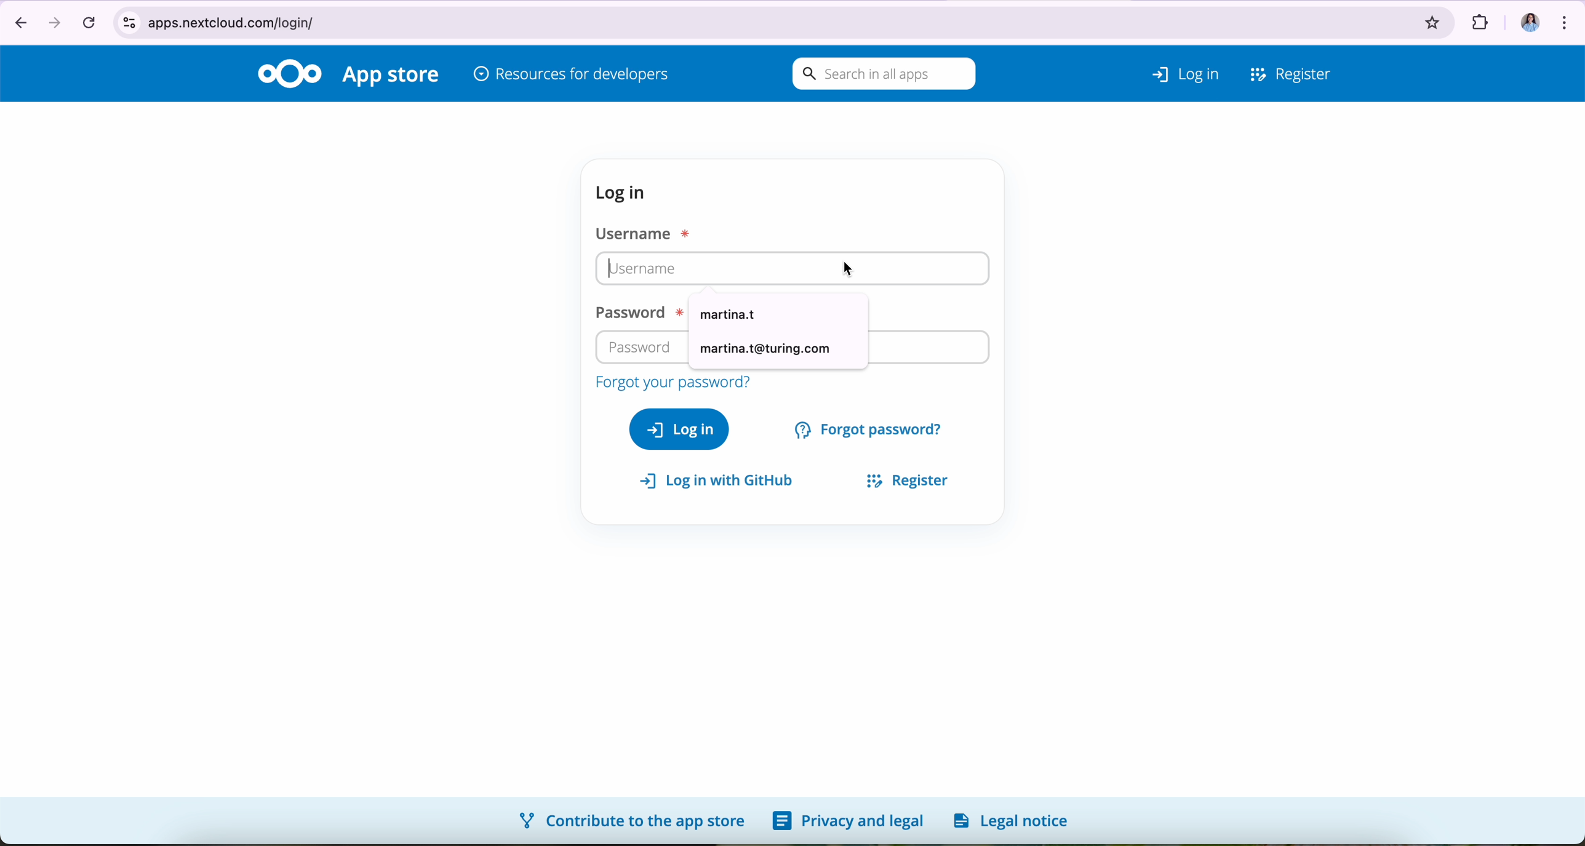 Image resolution: width=1585 pixels, height=846 pixels. I want to click on forgot your password, so click(671, 383).